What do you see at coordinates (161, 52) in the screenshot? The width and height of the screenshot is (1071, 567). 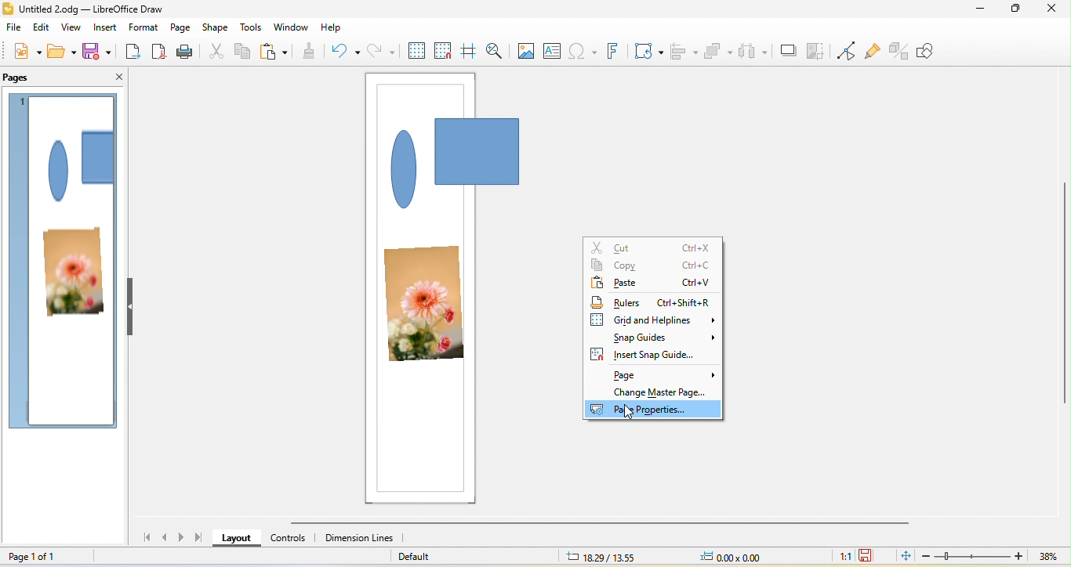 I see `export direct as pdf` at bounding box center [161, 52].